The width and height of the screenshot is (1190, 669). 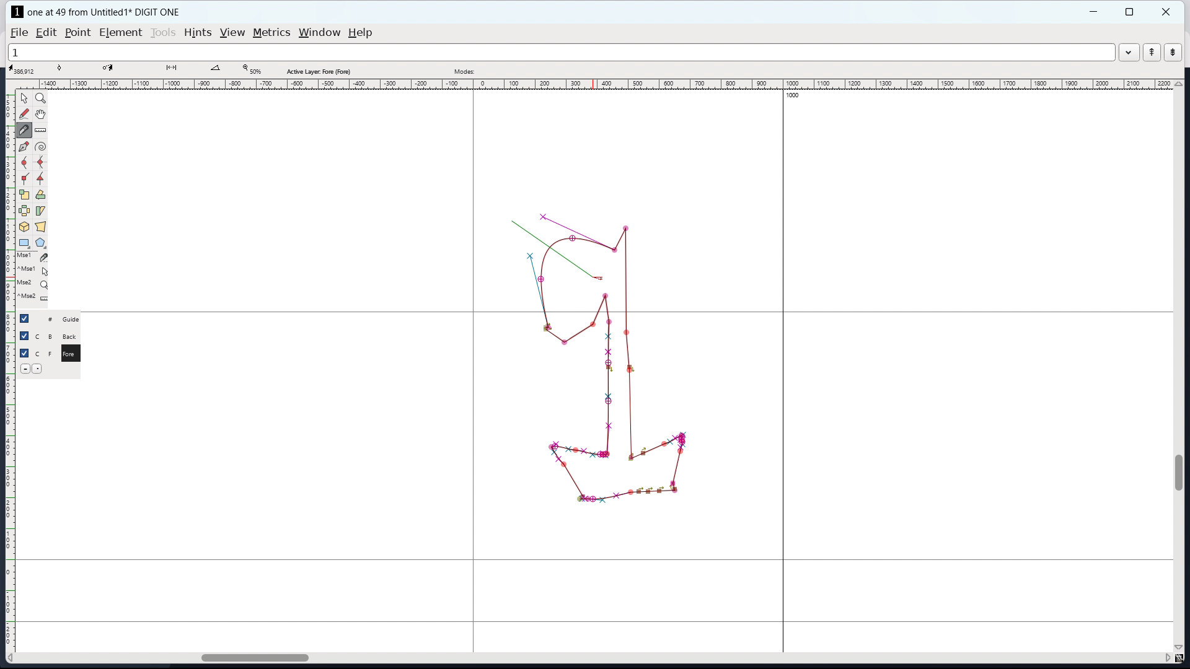 I want to click on active layer: Fore (Fore), so click(x=556, y=69).